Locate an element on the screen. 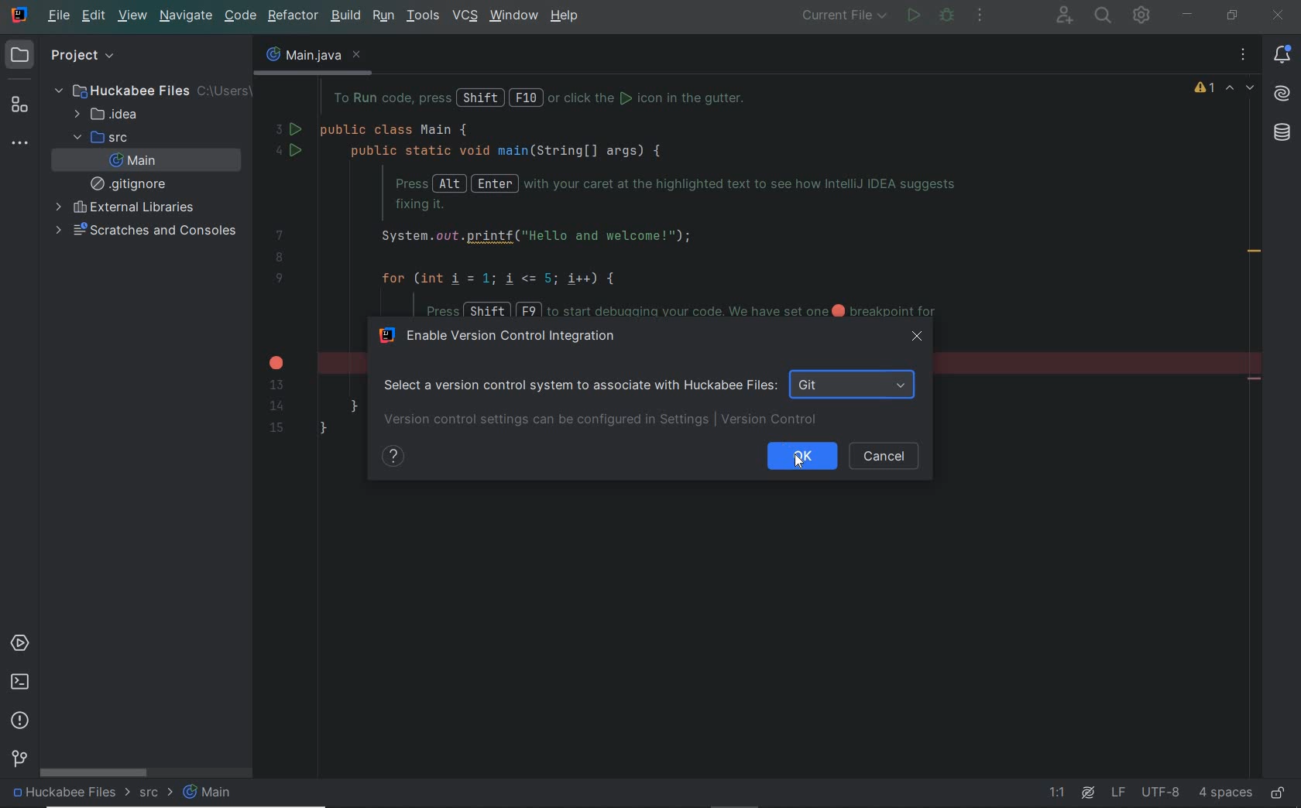 Image resolution: width=1301 pixels, height=808 pixels. go to line is located at coordinates (1059, 793).